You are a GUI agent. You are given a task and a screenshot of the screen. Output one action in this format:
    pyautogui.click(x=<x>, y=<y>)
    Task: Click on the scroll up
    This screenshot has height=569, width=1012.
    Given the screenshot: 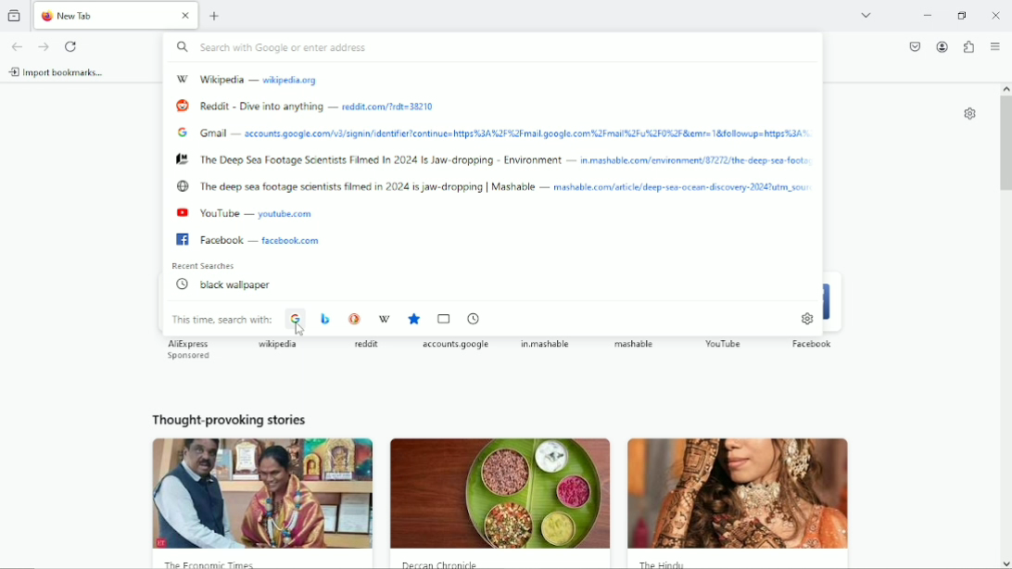 What is the action you would take?
    pyautogui.click(x=1005, y=86)
    